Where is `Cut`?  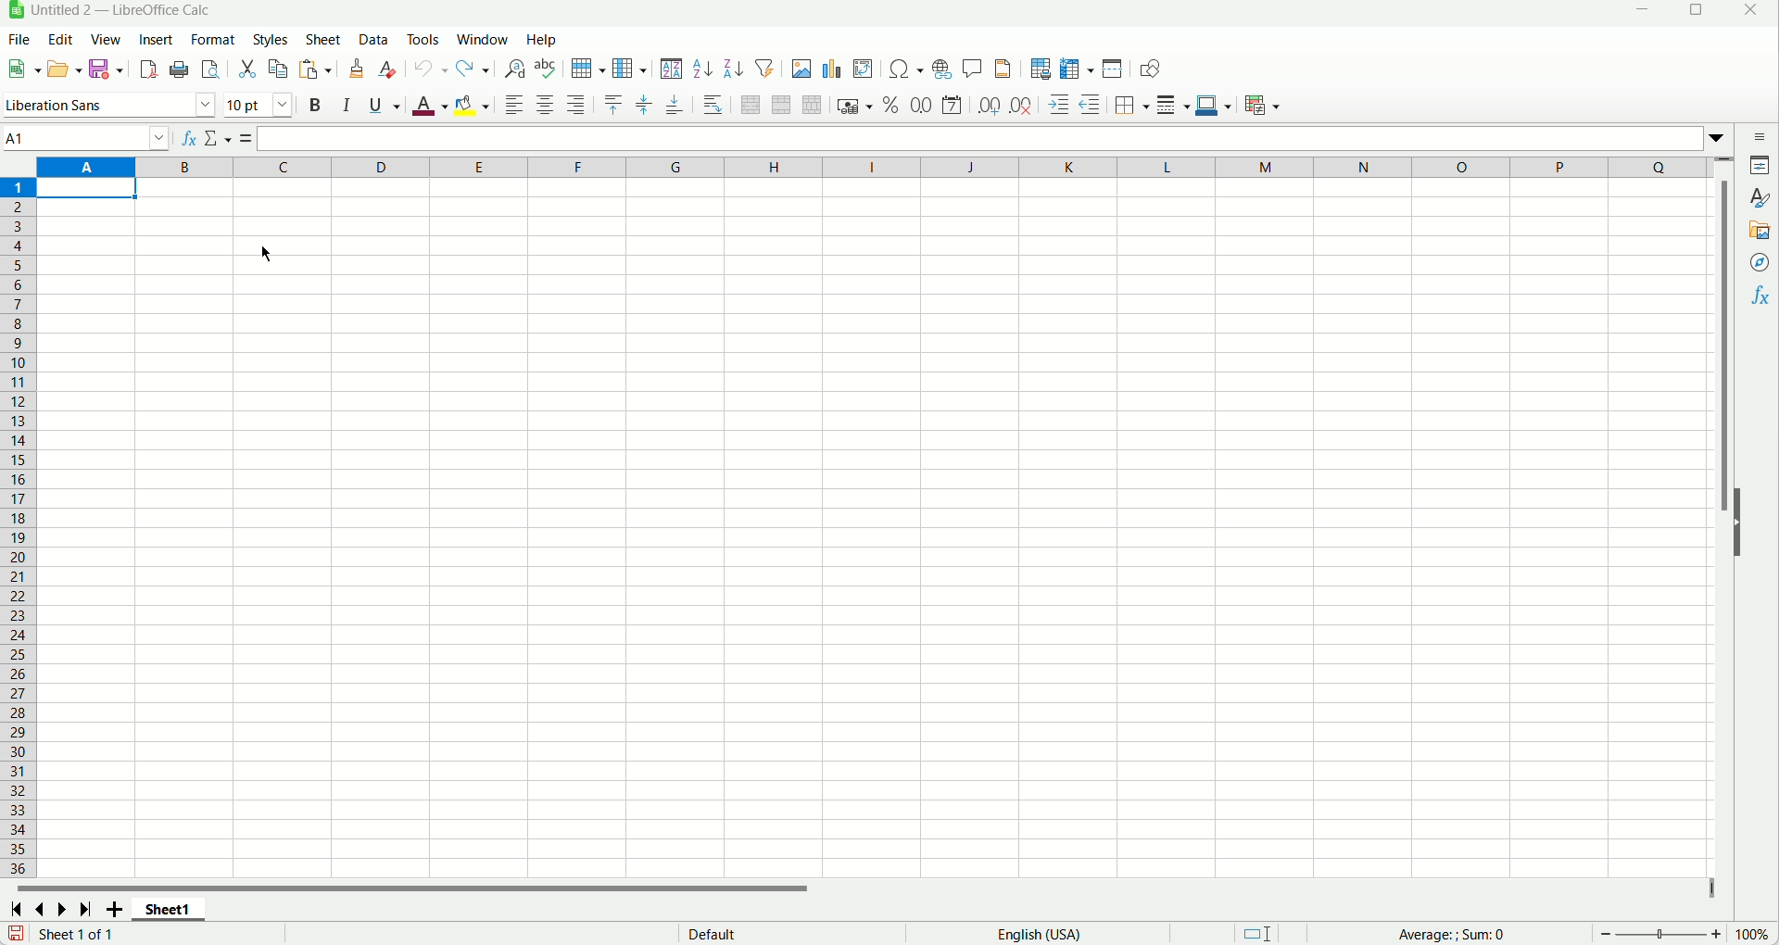 Cut is located at coordinates (248, 70).